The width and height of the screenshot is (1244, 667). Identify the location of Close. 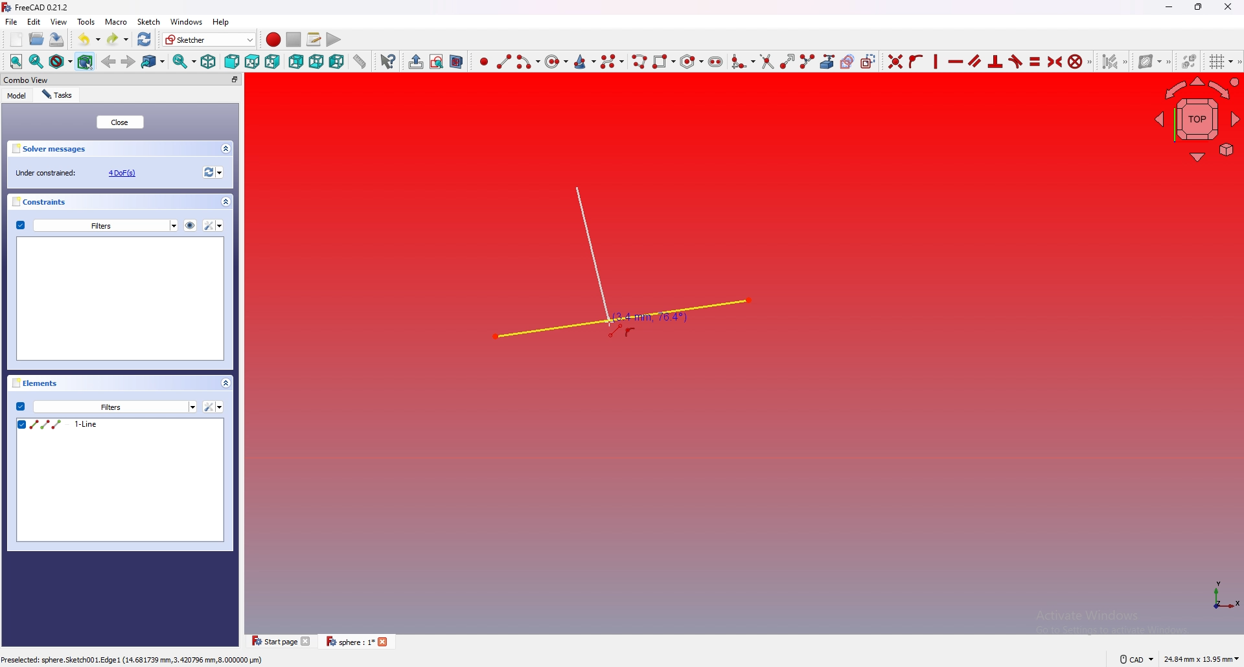
(1228, 6).